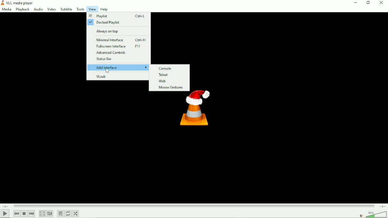 The height and width of the screenshot is (218, 388). Describe the element at coordinates (104, 9) in the screenshot. I see `Help` at that location.